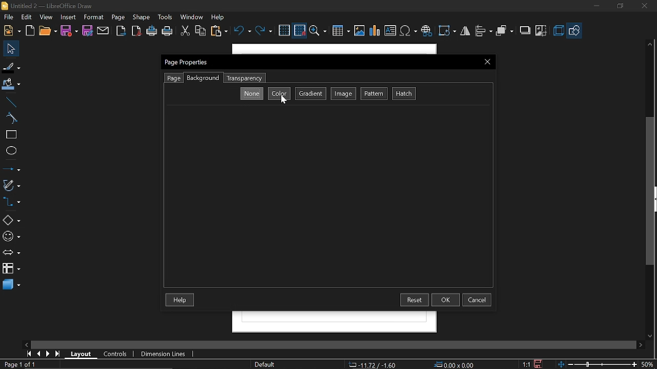 The image size is (657, 369). I want to click on Help, so click(219, 17).